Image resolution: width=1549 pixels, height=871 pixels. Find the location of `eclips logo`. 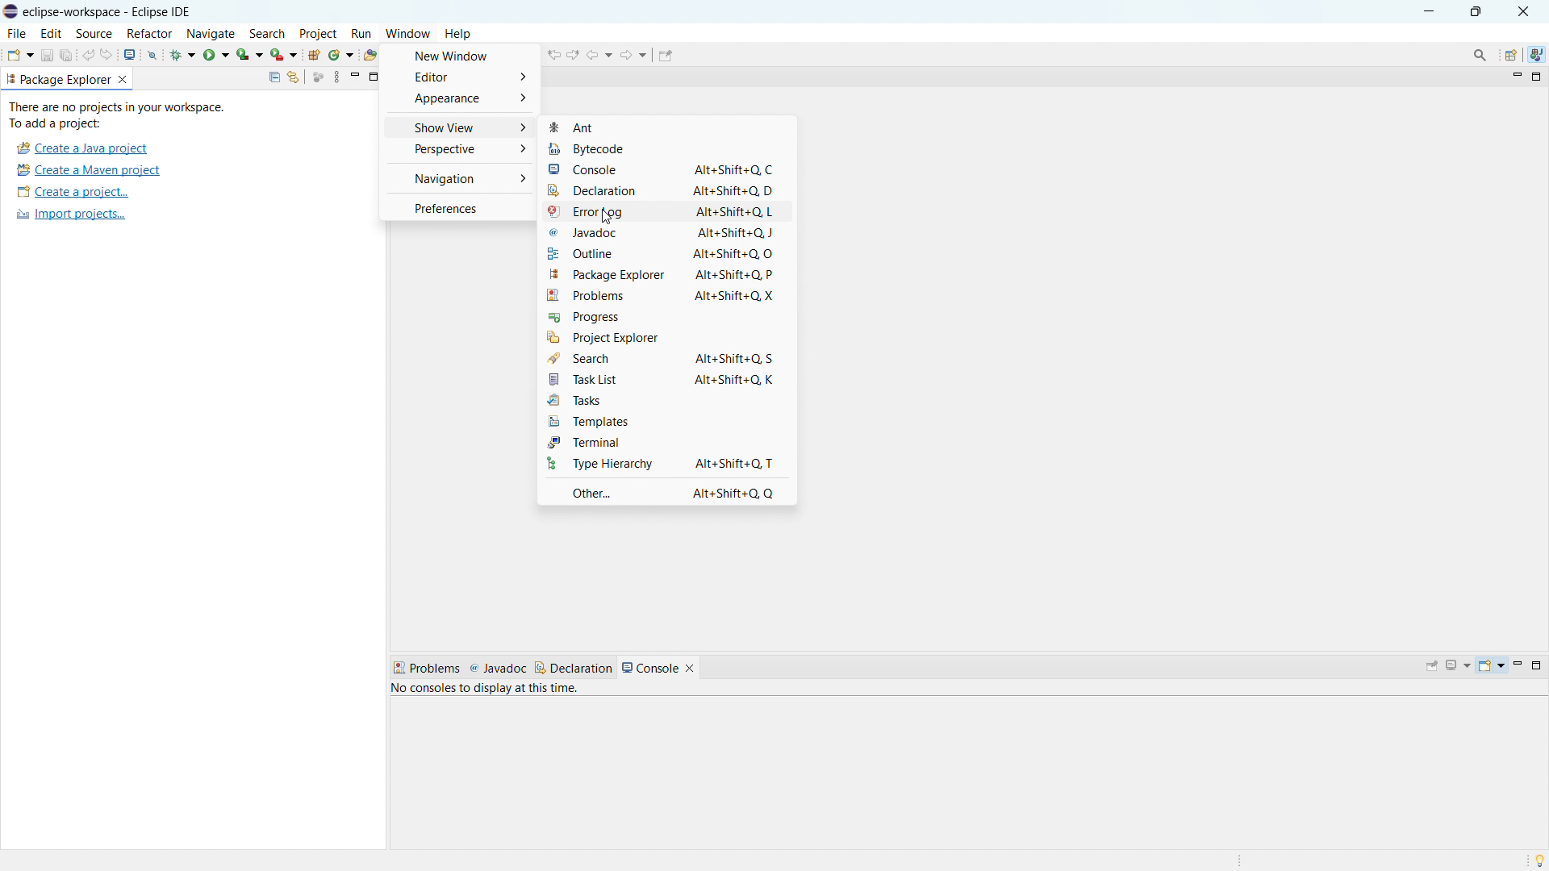

eclips logo is located at coordinates (10, 12).